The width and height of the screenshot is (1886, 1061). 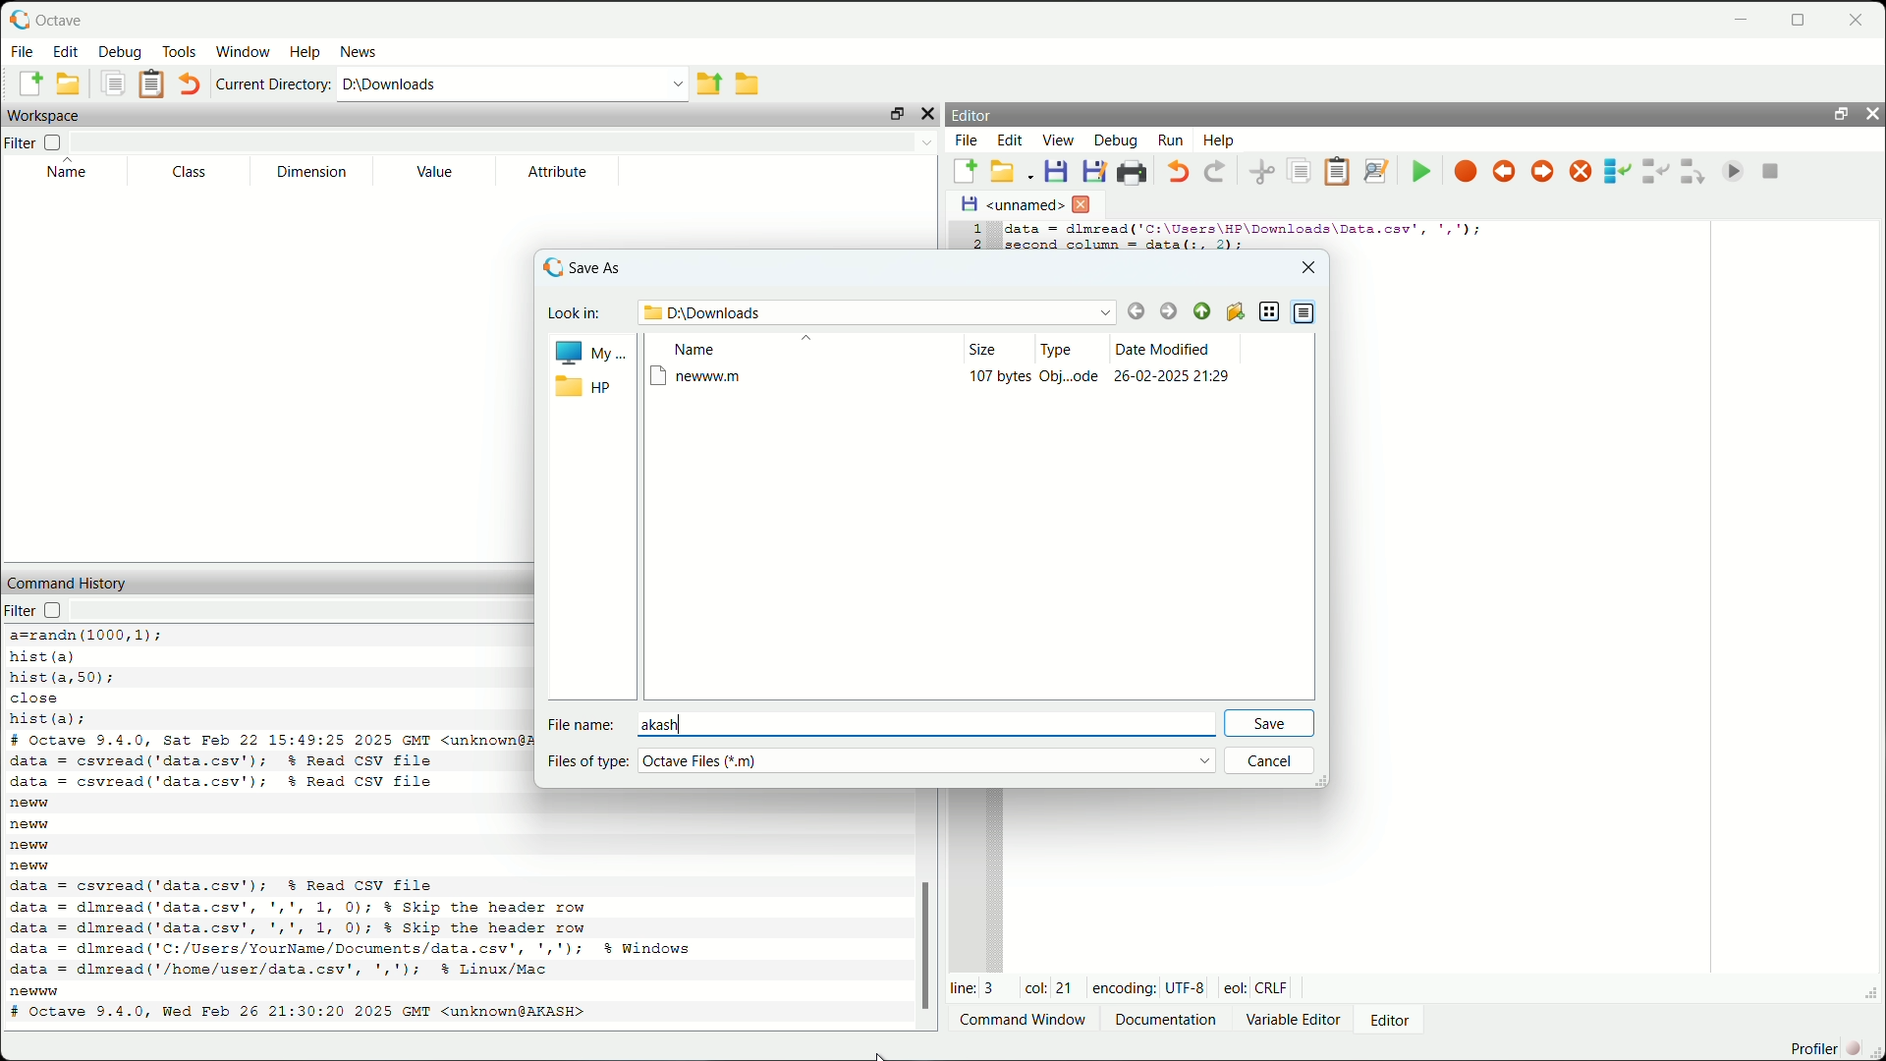 I want to click on debug, so click(x=123, y=53).